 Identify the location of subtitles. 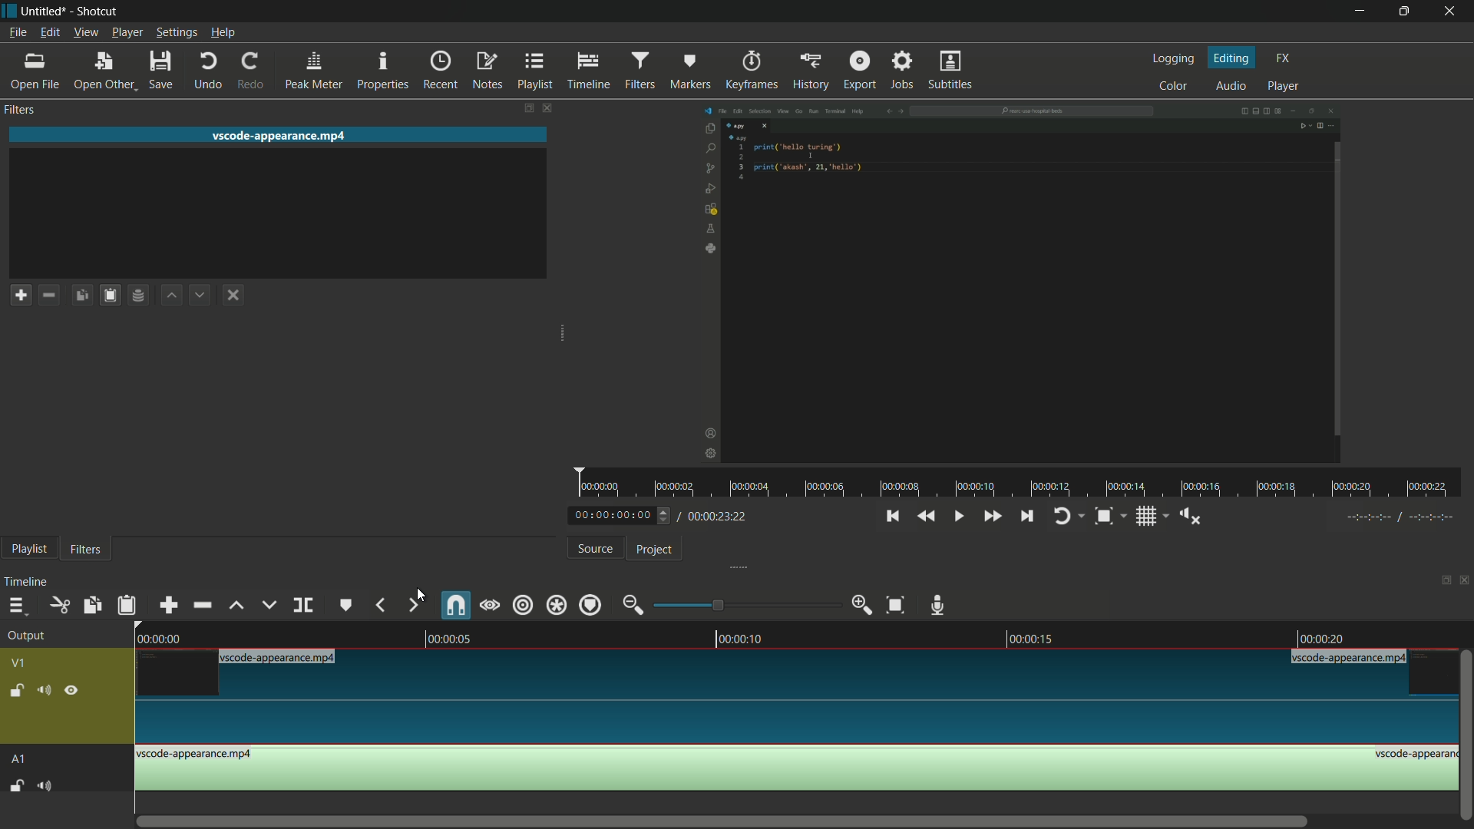
(951, 70).